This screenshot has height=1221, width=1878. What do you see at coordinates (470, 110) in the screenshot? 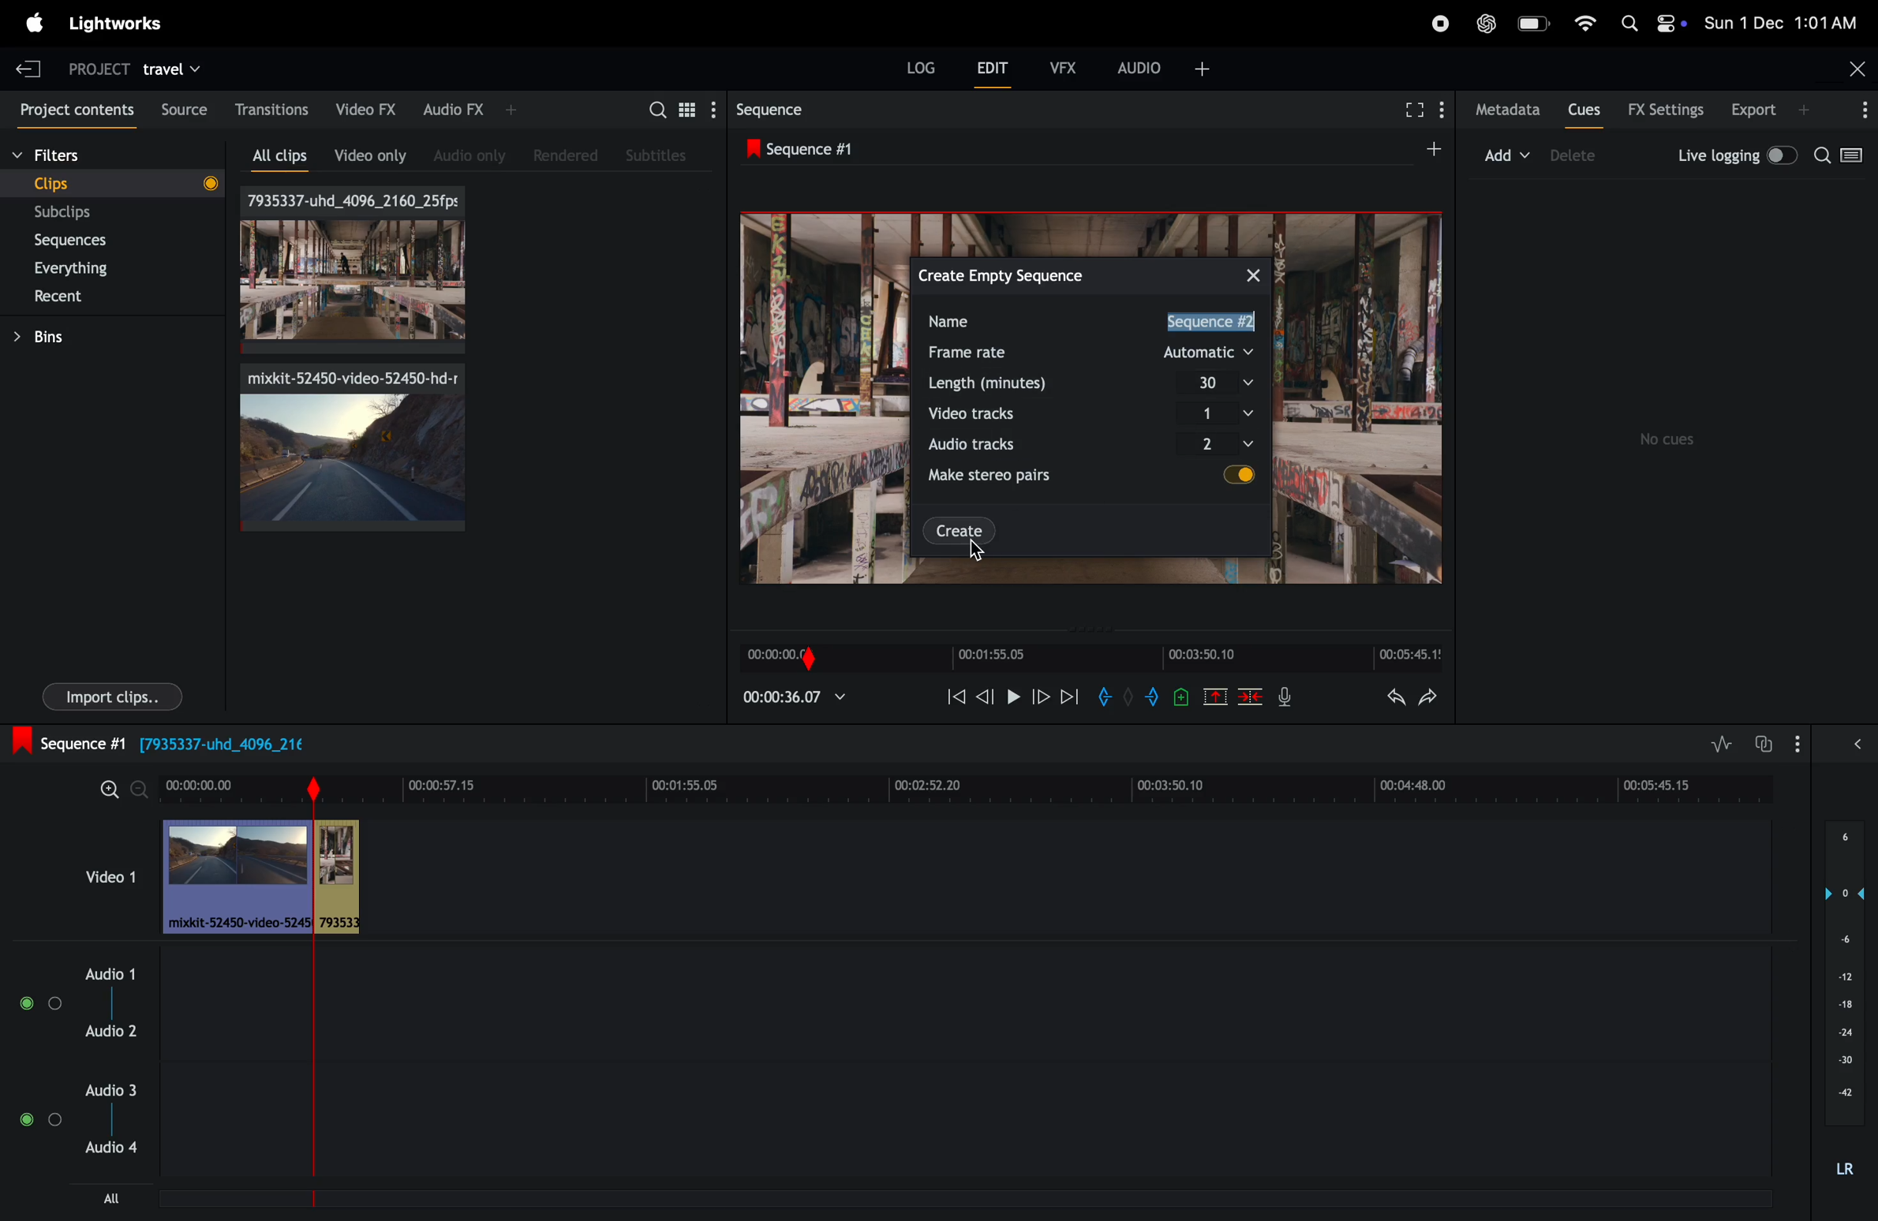
I see `audio fx` at bounding box center [470, 110].